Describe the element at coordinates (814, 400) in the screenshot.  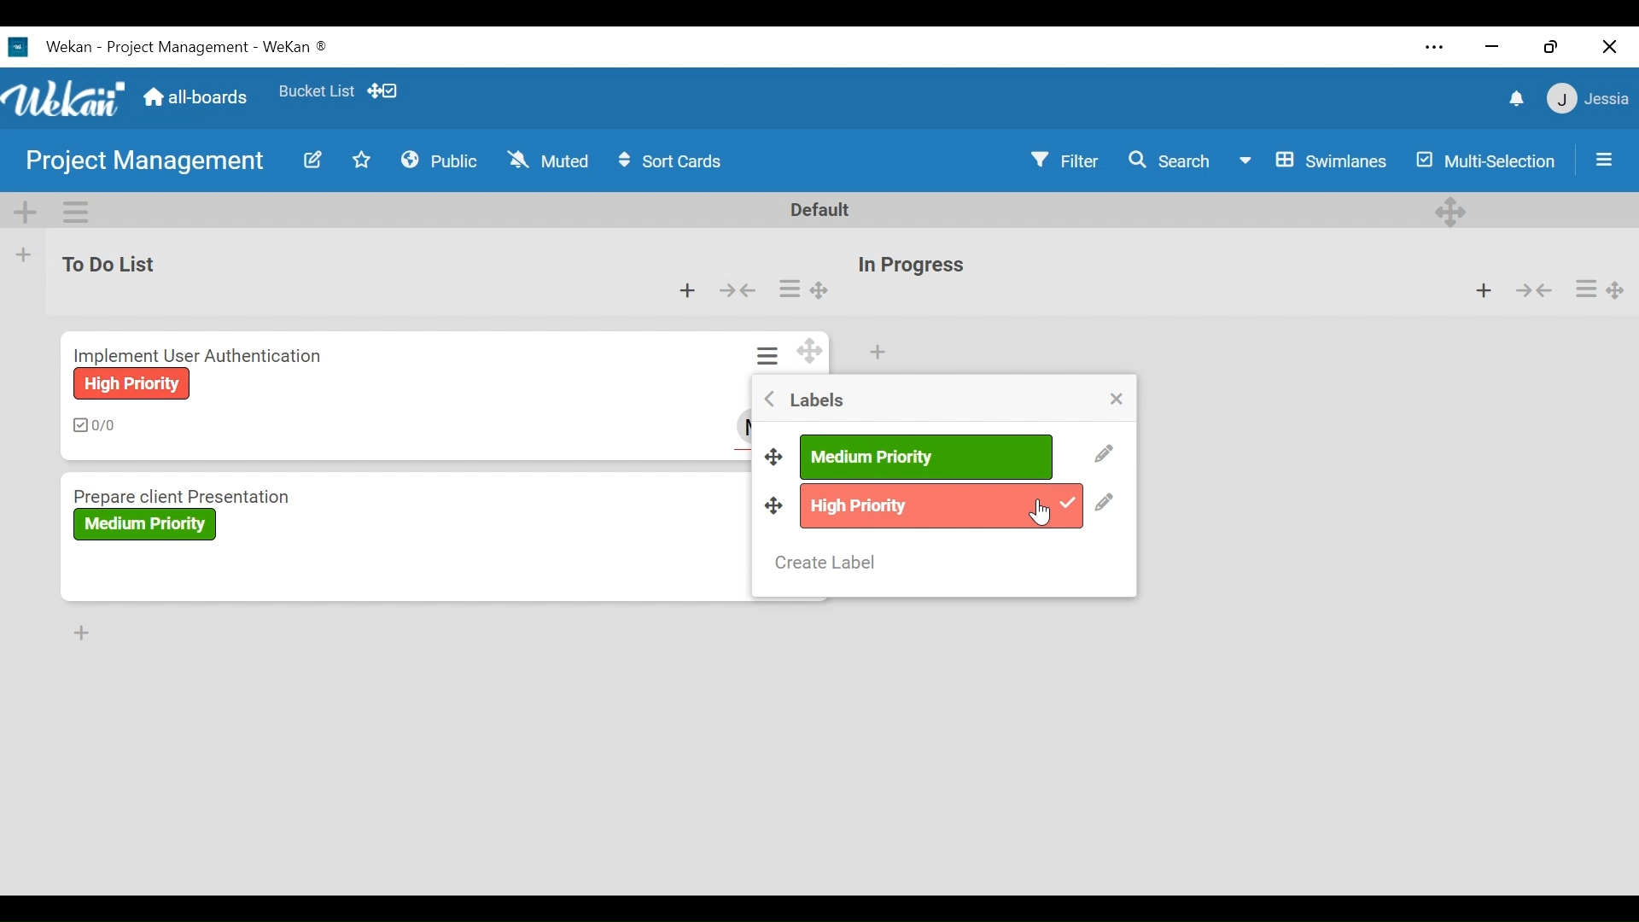
I see `labels` at that location.